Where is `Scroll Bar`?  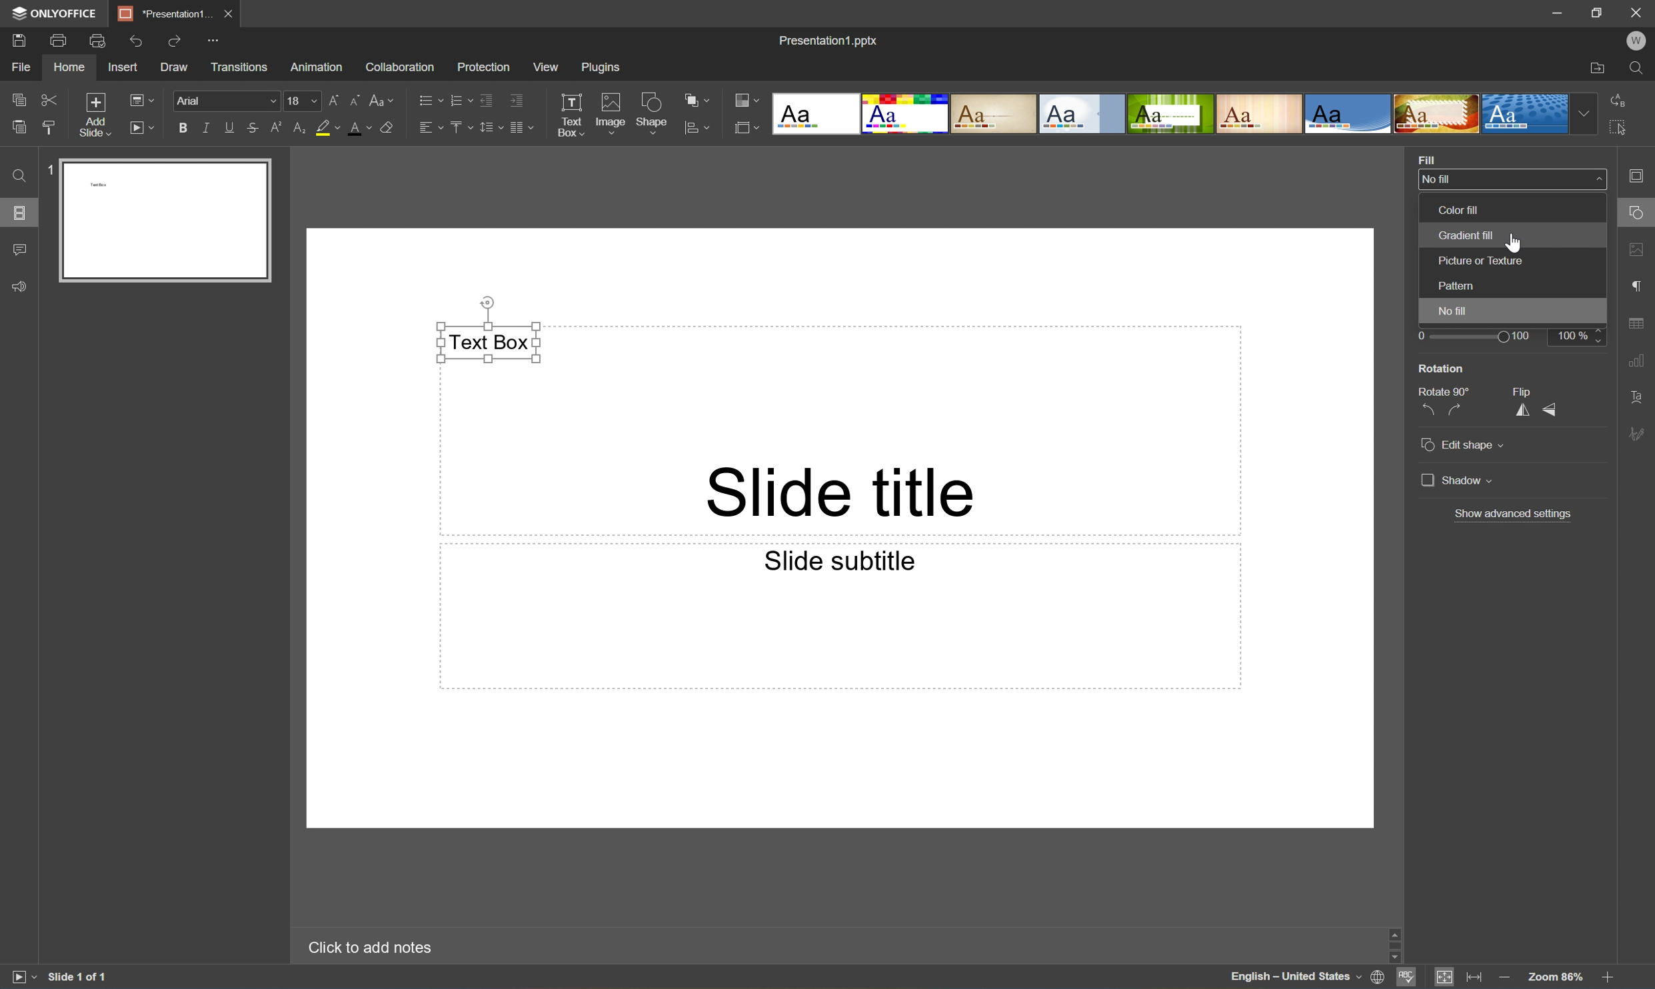
Scroll Bar is located at coordinates (1610, 942).